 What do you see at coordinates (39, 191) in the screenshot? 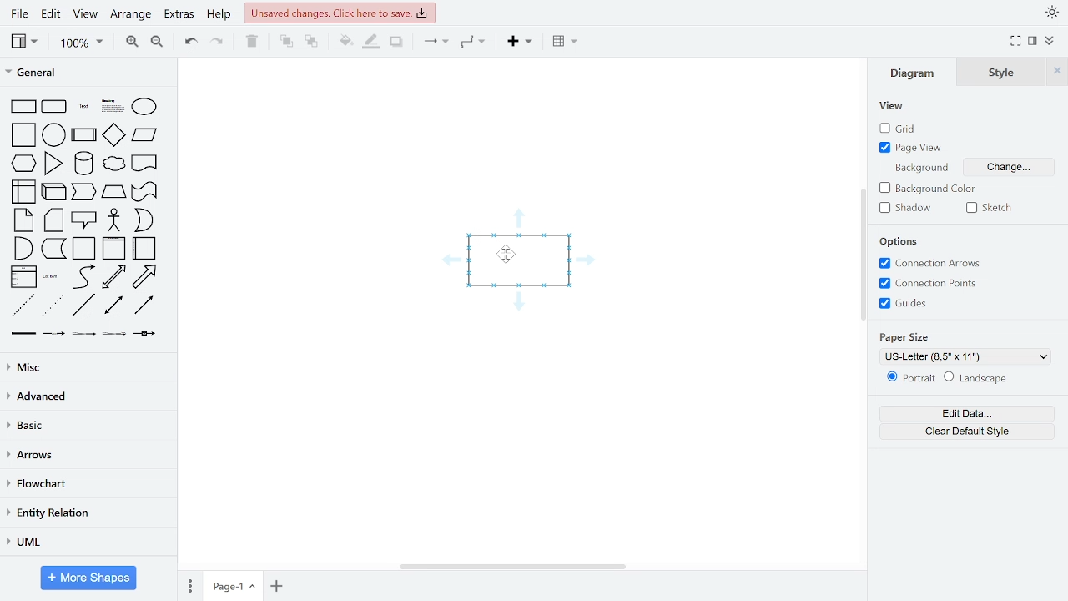
I see `internal storage` at bounding box center [39, 191].